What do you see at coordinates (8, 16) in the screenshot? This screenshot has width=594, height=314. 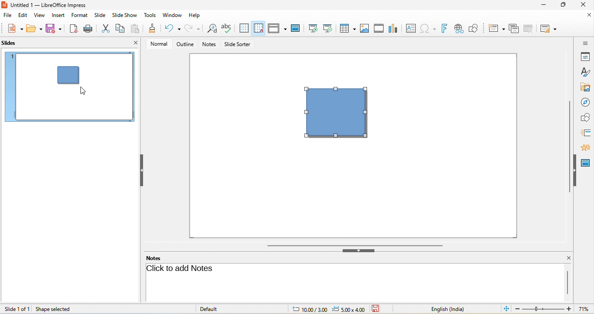 I see `file` at bounding box center [8, 16].